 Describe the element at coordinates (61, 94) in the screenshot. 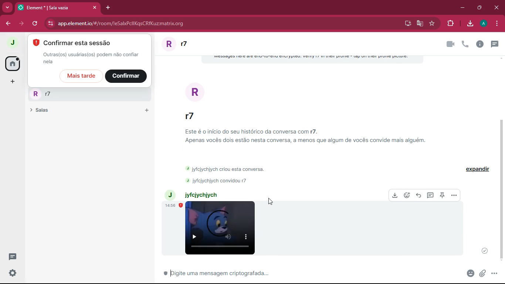

I see `rr7` at that location.